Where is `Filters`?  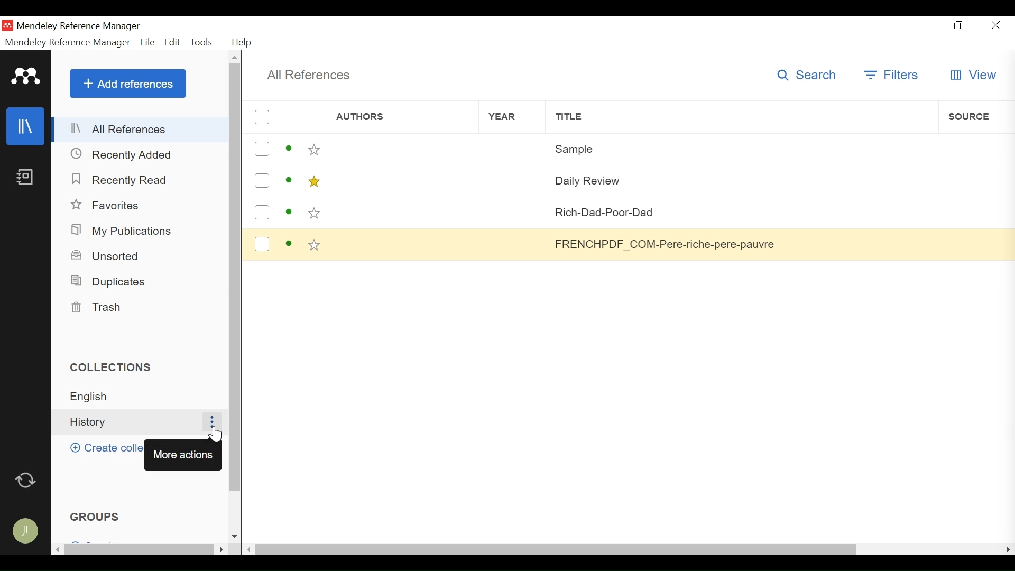 Filters is located at coordinates (893, 75).